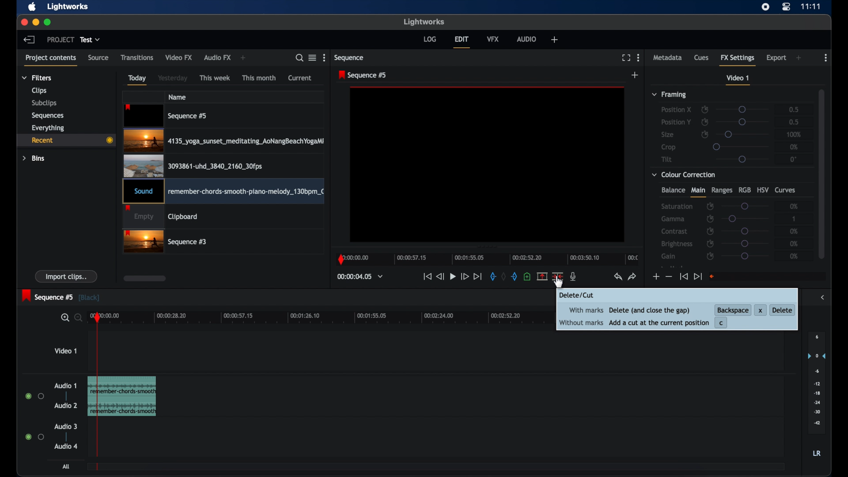  What do you see at coordinates (39, 91) in the screenshot?
I see `clips` at bounding box center [39, 91].